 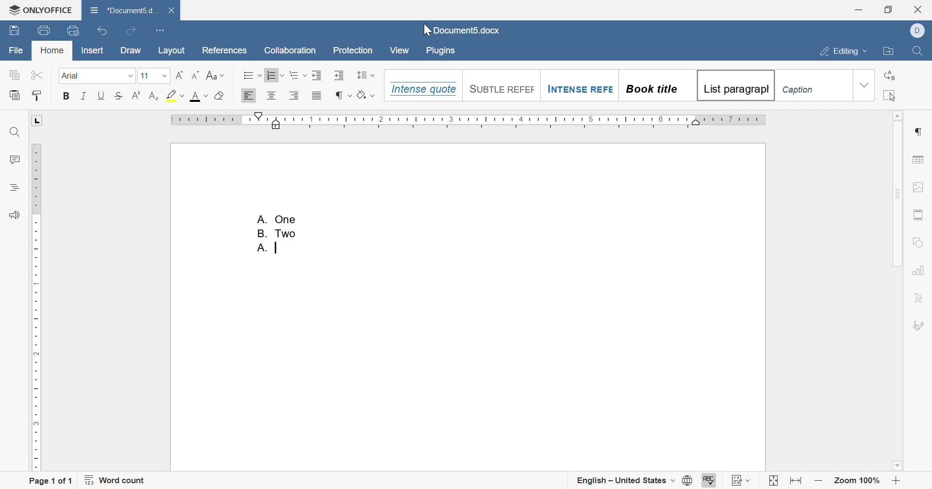 What do you see at coordinates (917, 160) in the screenshot?
I see `table settings` at bounding box center [917, 160].